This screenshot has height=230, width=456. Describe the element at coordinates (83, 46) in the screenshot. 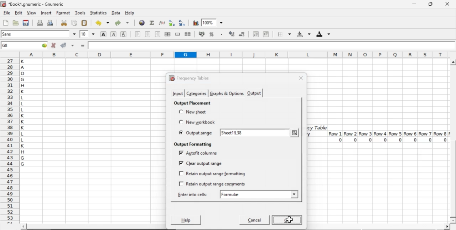

I see `enter formula` at that location.